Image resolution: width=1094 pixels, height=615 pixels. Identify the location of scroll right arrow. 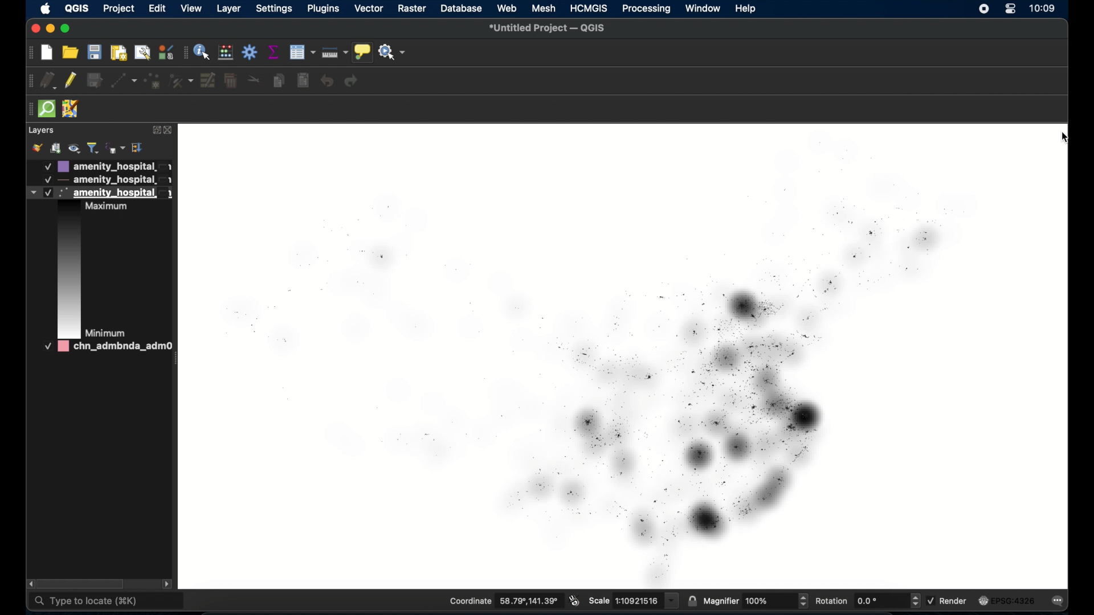
(168, 584).